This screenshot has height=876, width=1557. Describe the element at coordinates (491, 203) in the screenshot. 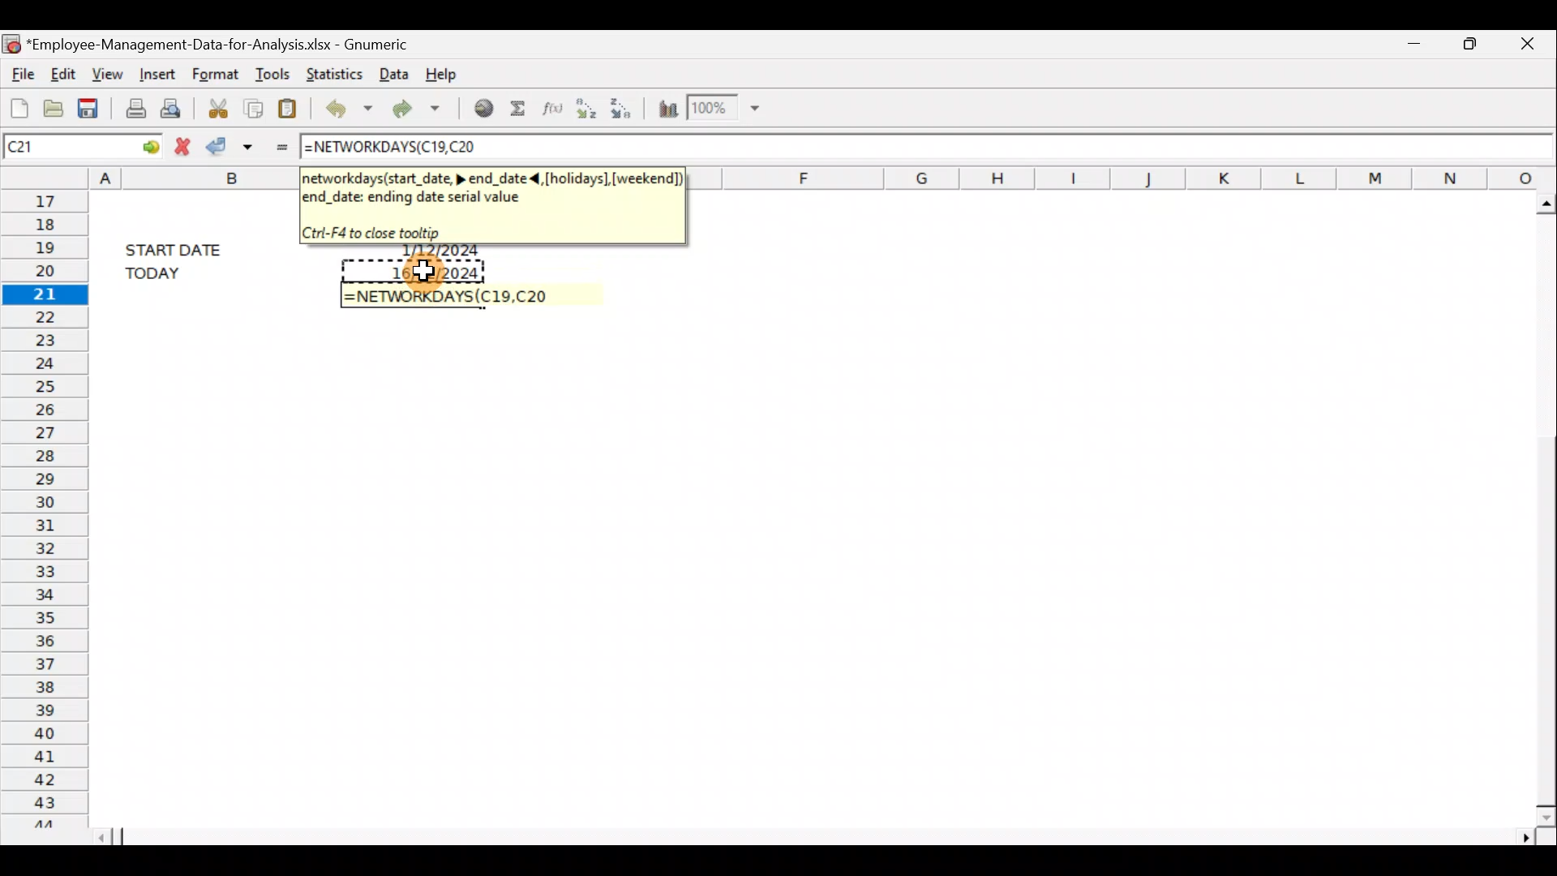

I see `networkworkdays(start_date >,end_date, <[holidays], [weekend],end_date: ending date serial value. Ctrl +F4 to close tooltip` at that location.